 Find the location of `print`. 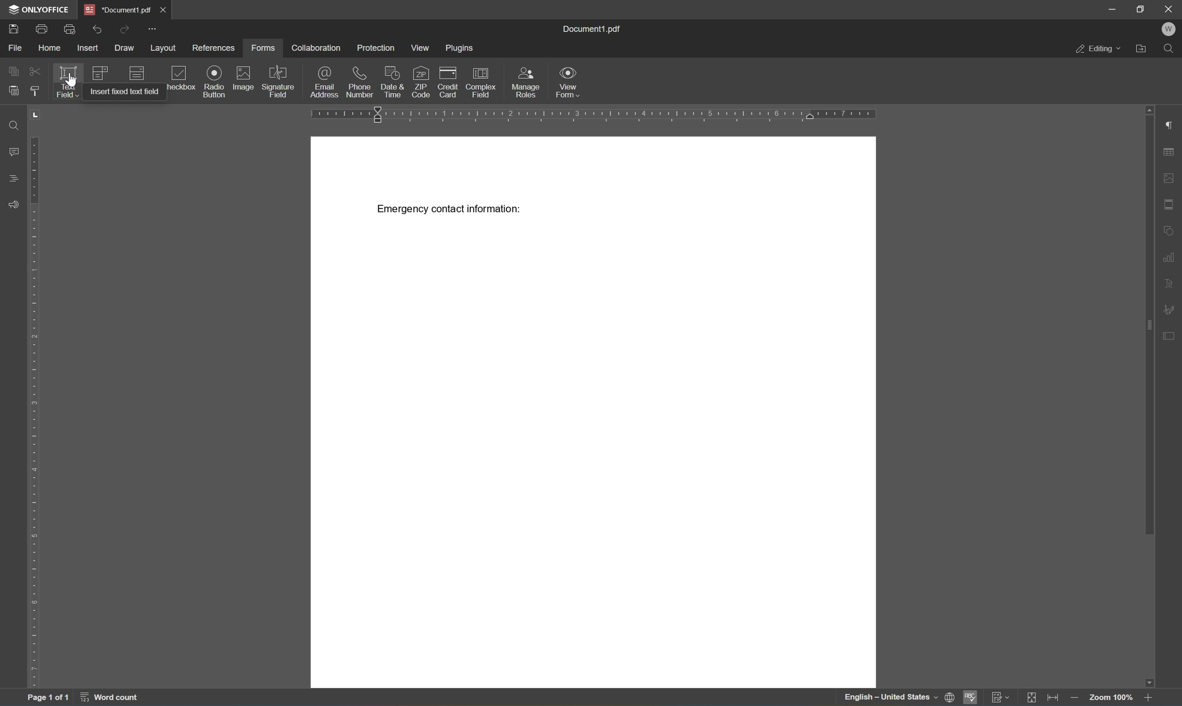

print is located at coordinates (41, 30).